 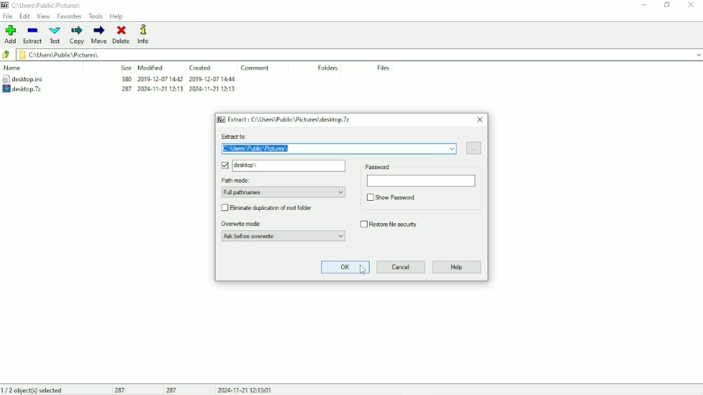 I want to click on 7 zip logo, so click(x=5, y=6).